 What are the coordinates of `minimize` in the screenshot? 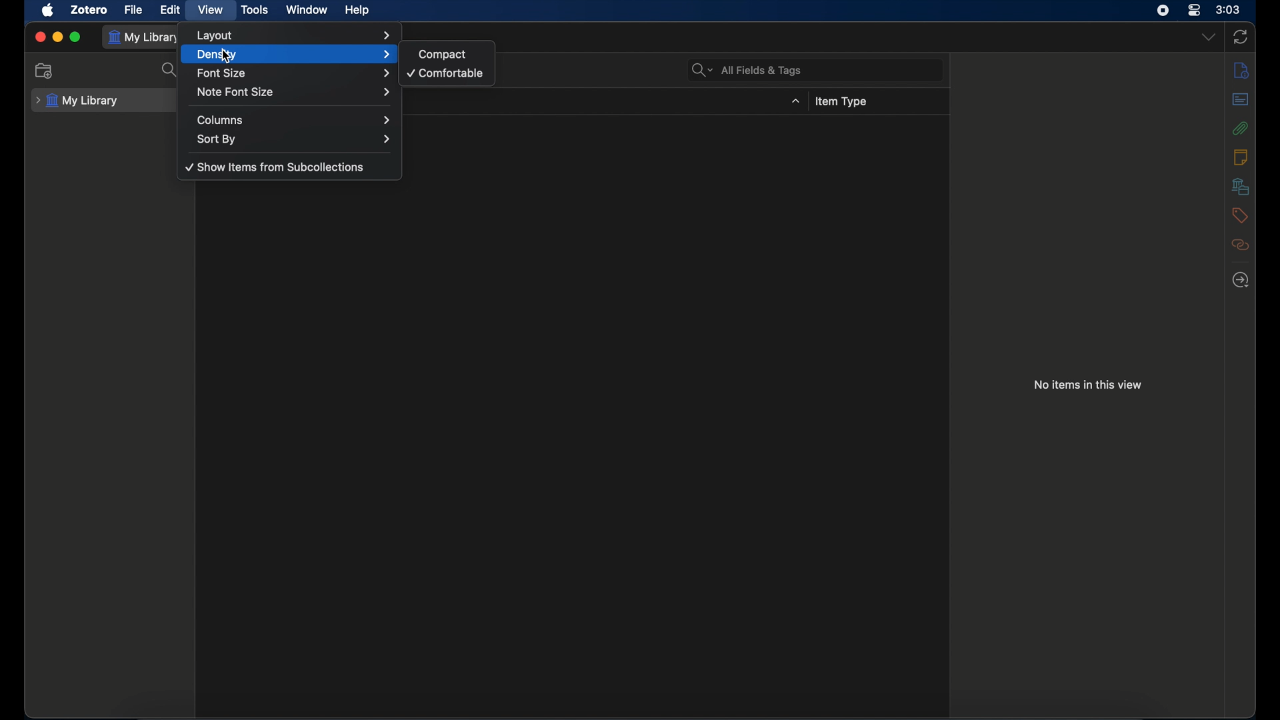 It's located at (59, 37).